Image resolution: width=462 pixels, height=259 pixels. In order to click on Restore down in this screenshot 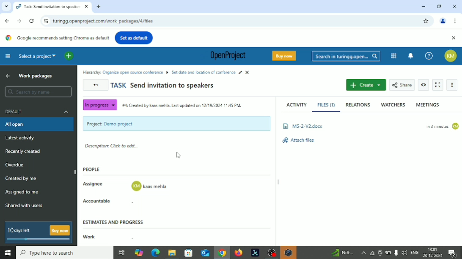, I will do `click(440, 6)`.